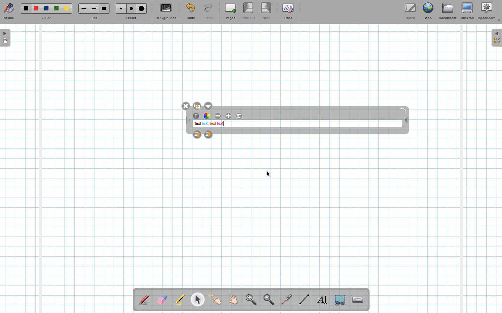  What do you see at coordinates (209, 134) in the screenshot?
I see `Layer down` at bounding box center [209, 134].